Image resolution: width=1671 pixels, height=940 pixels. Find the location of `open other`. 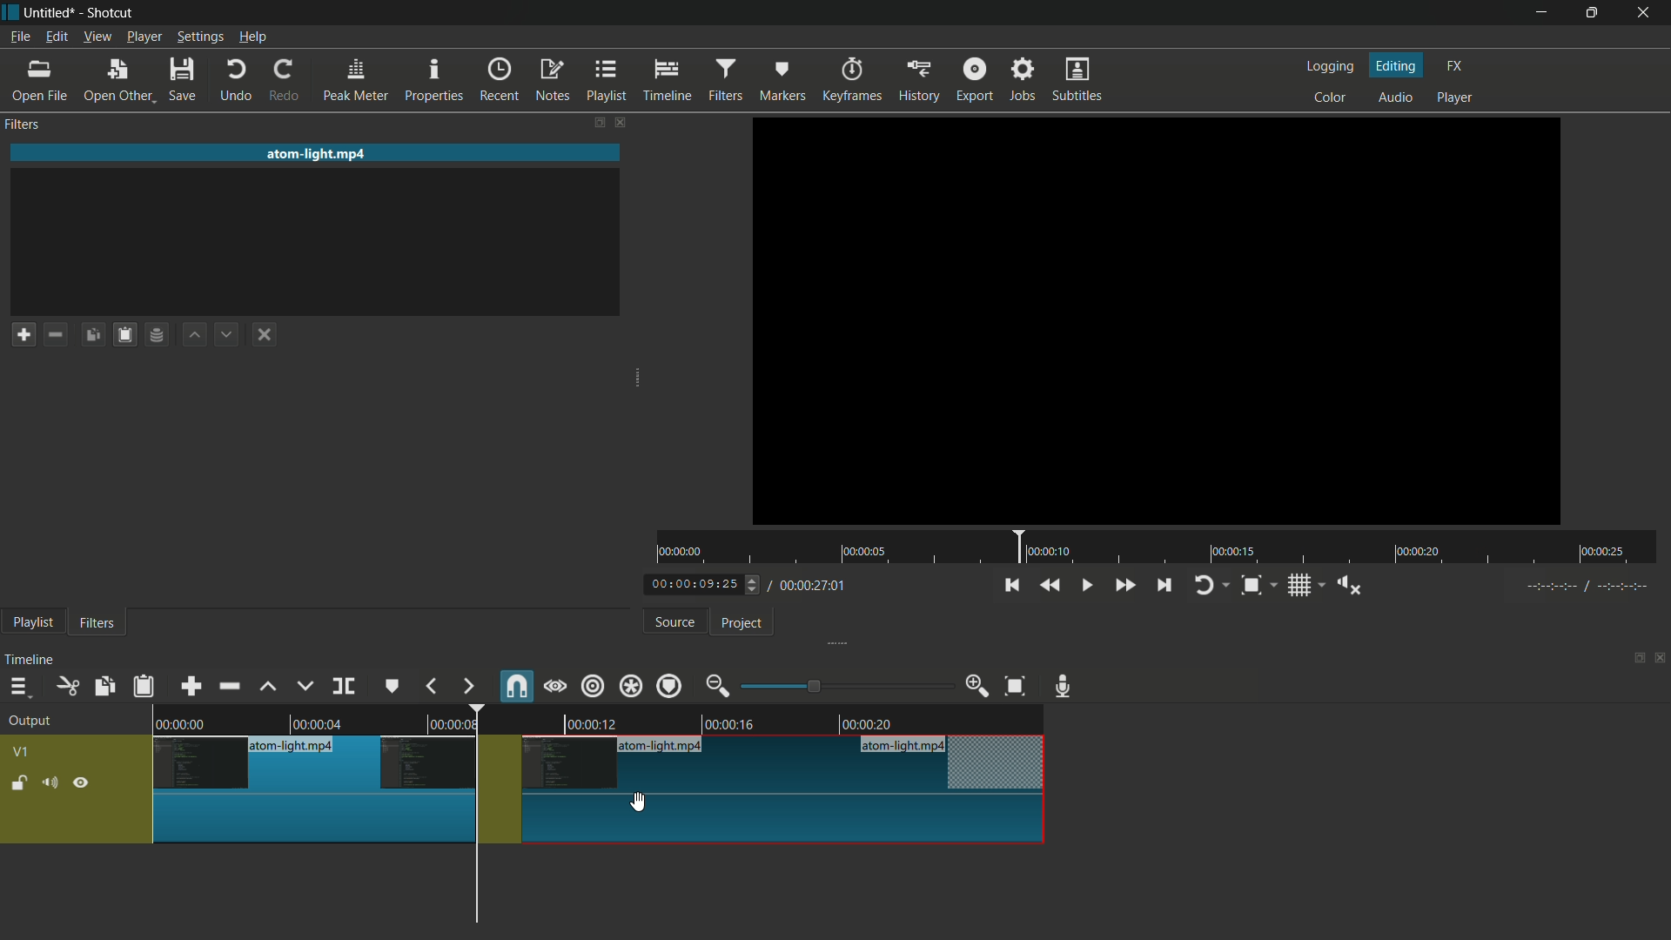

open other is located at coordinates (119, 81).